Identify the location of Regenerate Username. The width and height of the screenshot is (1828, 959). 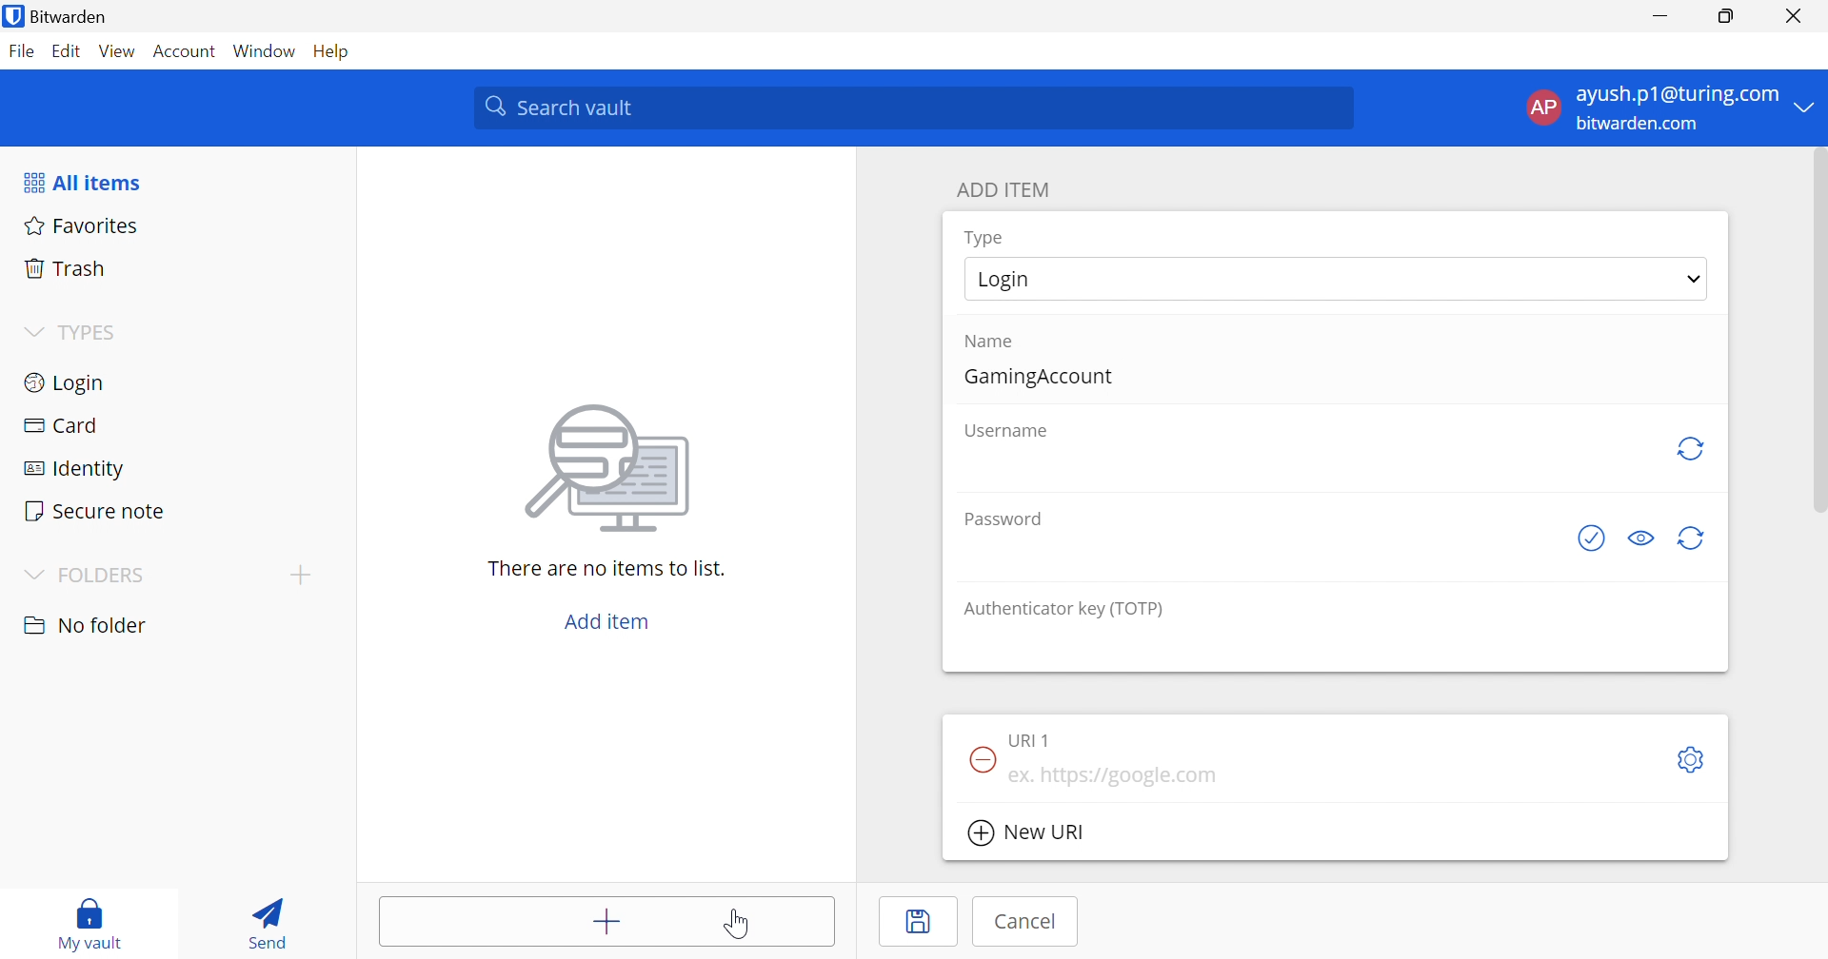
(1689, 447).